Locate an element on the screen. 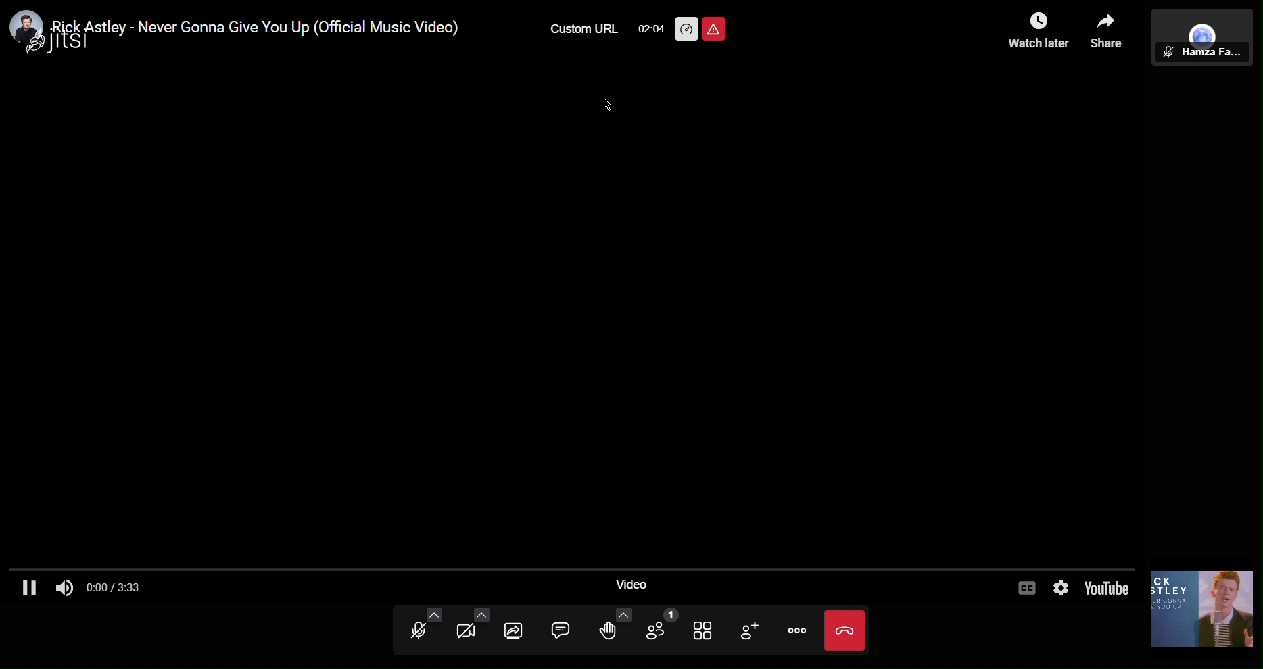 The width and height of the screenshot is (1263, 669). Share is located at coordinates (1113, 30).